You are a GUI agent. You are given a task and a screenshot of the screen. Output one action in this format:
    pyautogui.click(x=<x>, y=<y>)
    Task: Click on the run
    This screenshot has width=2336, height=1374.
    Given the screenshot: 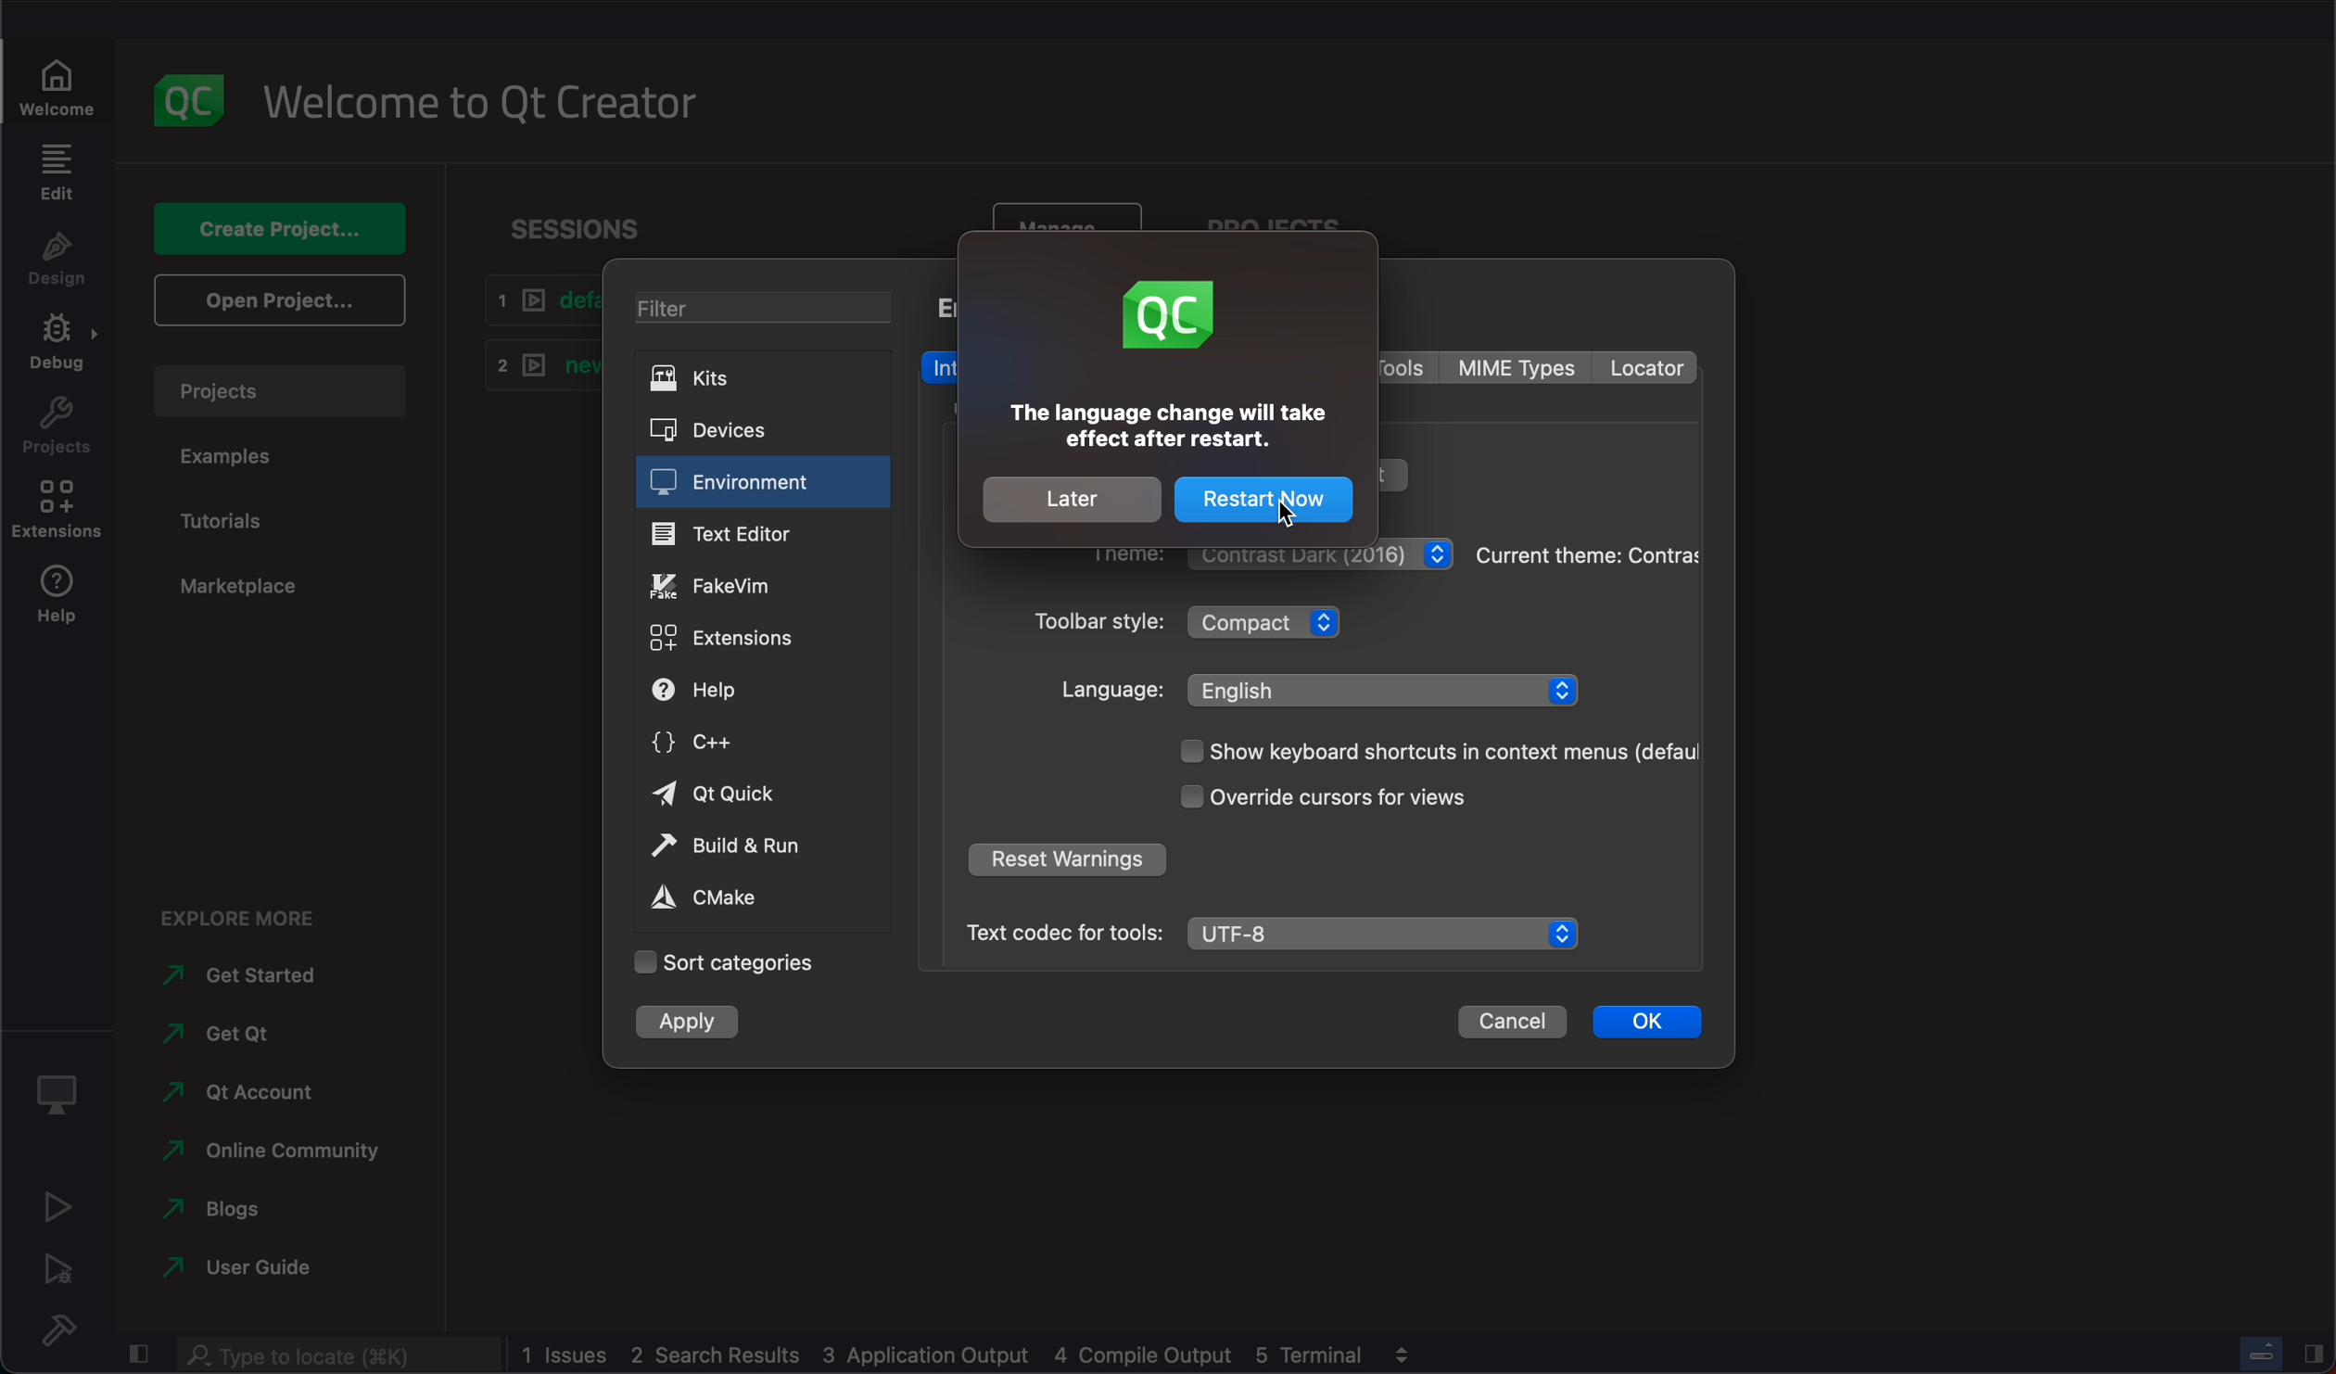 What is the action you would take?
    pyautogui.click(x=56, y=1206)
    